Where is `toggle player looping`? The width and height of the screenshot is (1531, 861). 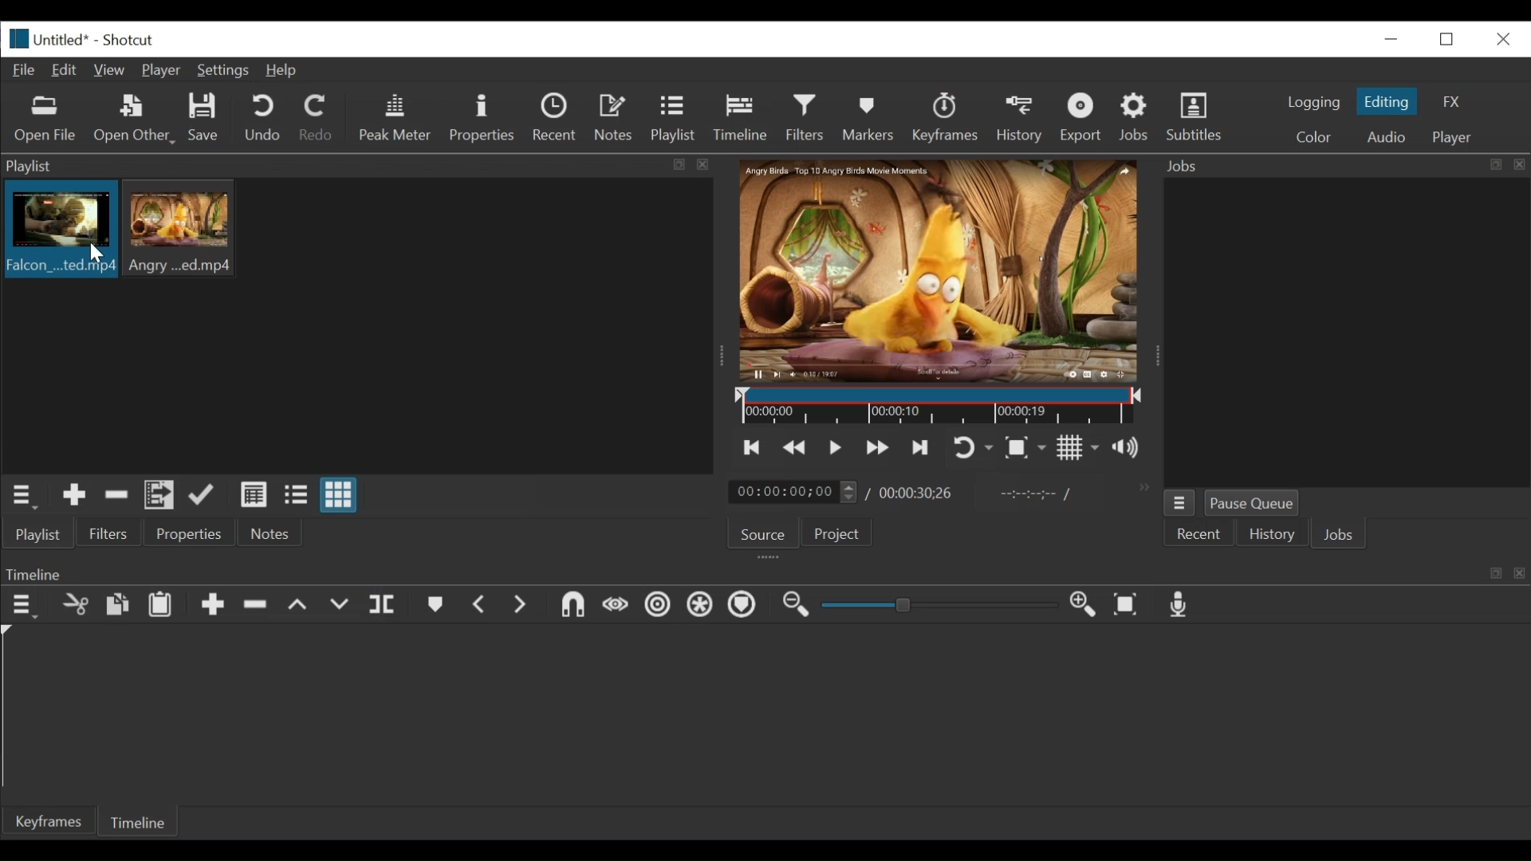 toggle player looping is located at coordinates (973, 449).